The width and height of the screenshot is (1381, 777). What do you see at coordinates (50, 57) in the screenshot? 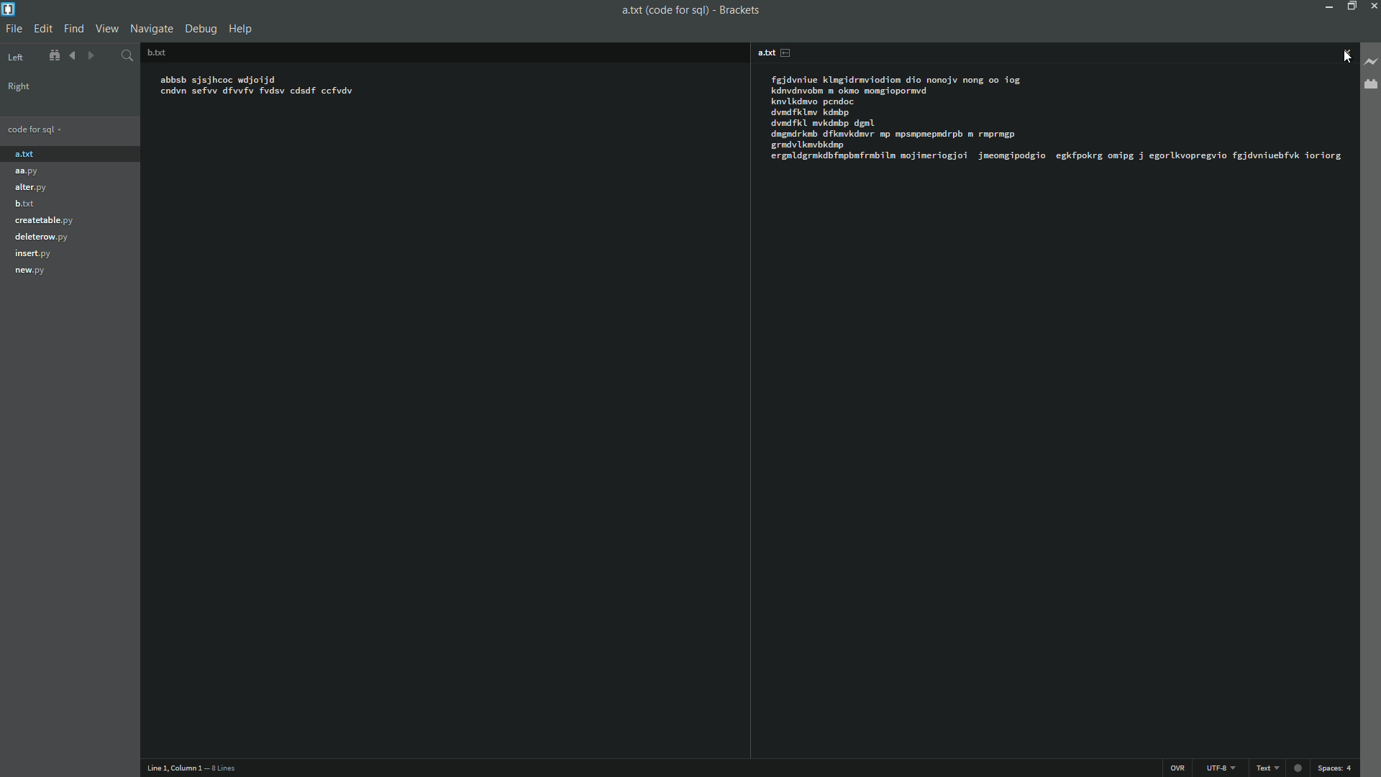
I see `show in file tree` at bounding box center [50, 57].